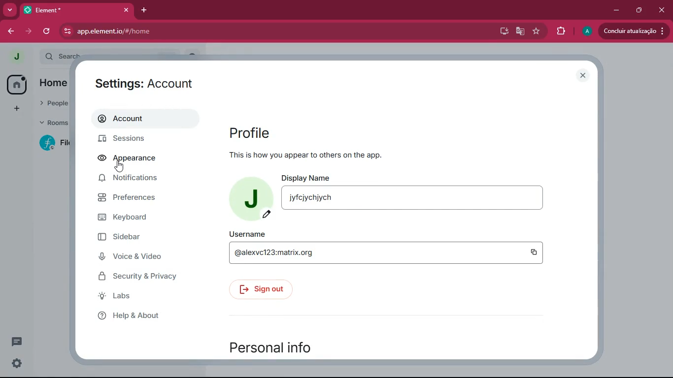  What do you see at coordinates (249, 234) in the screenshot?
I see `Username` at bounding box center [249, 234].